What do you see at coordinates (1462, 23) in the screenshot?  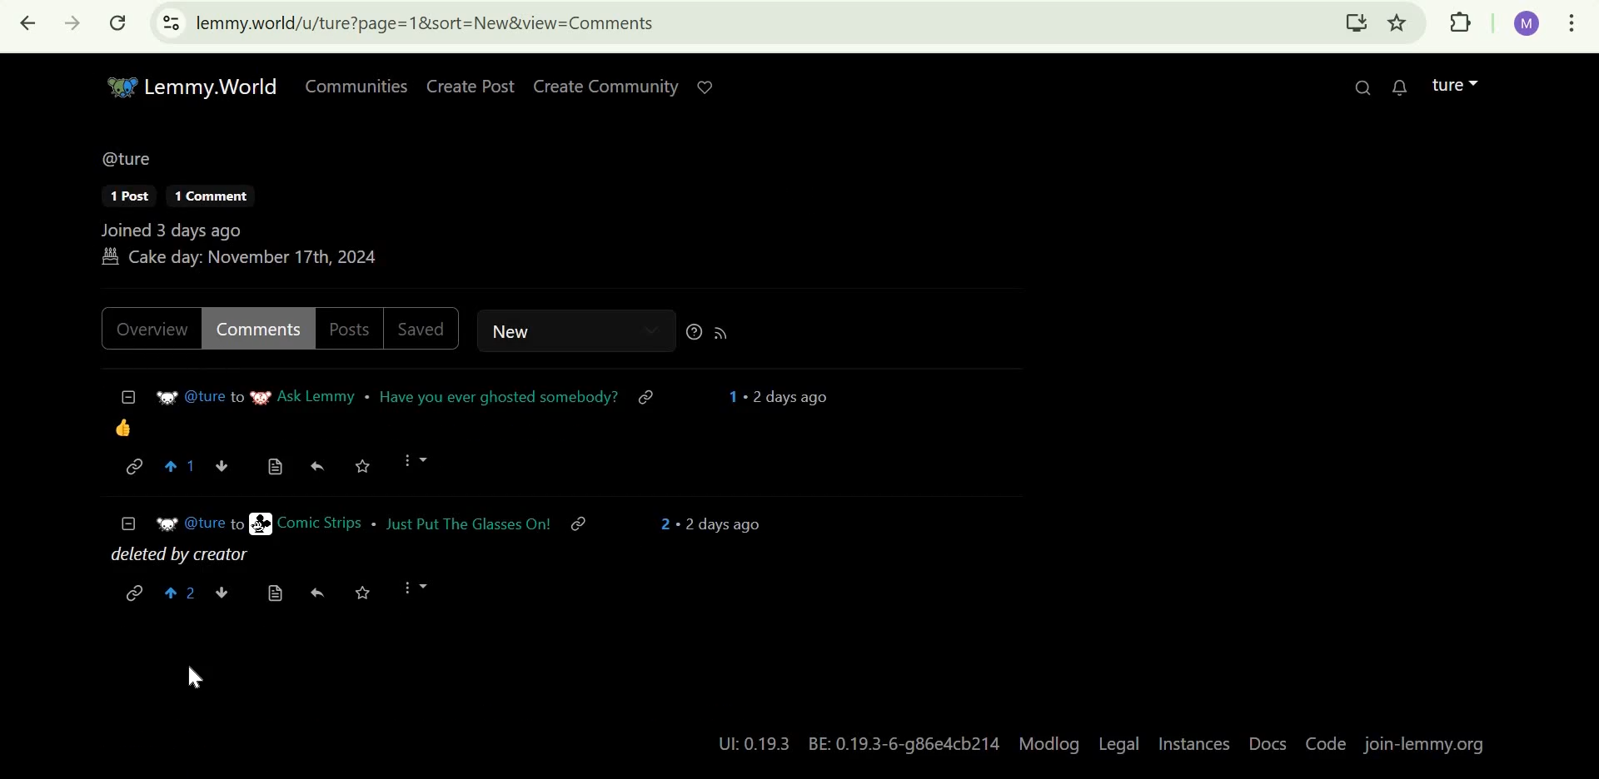 I see `extensions` at bounding box center [1462, 23].